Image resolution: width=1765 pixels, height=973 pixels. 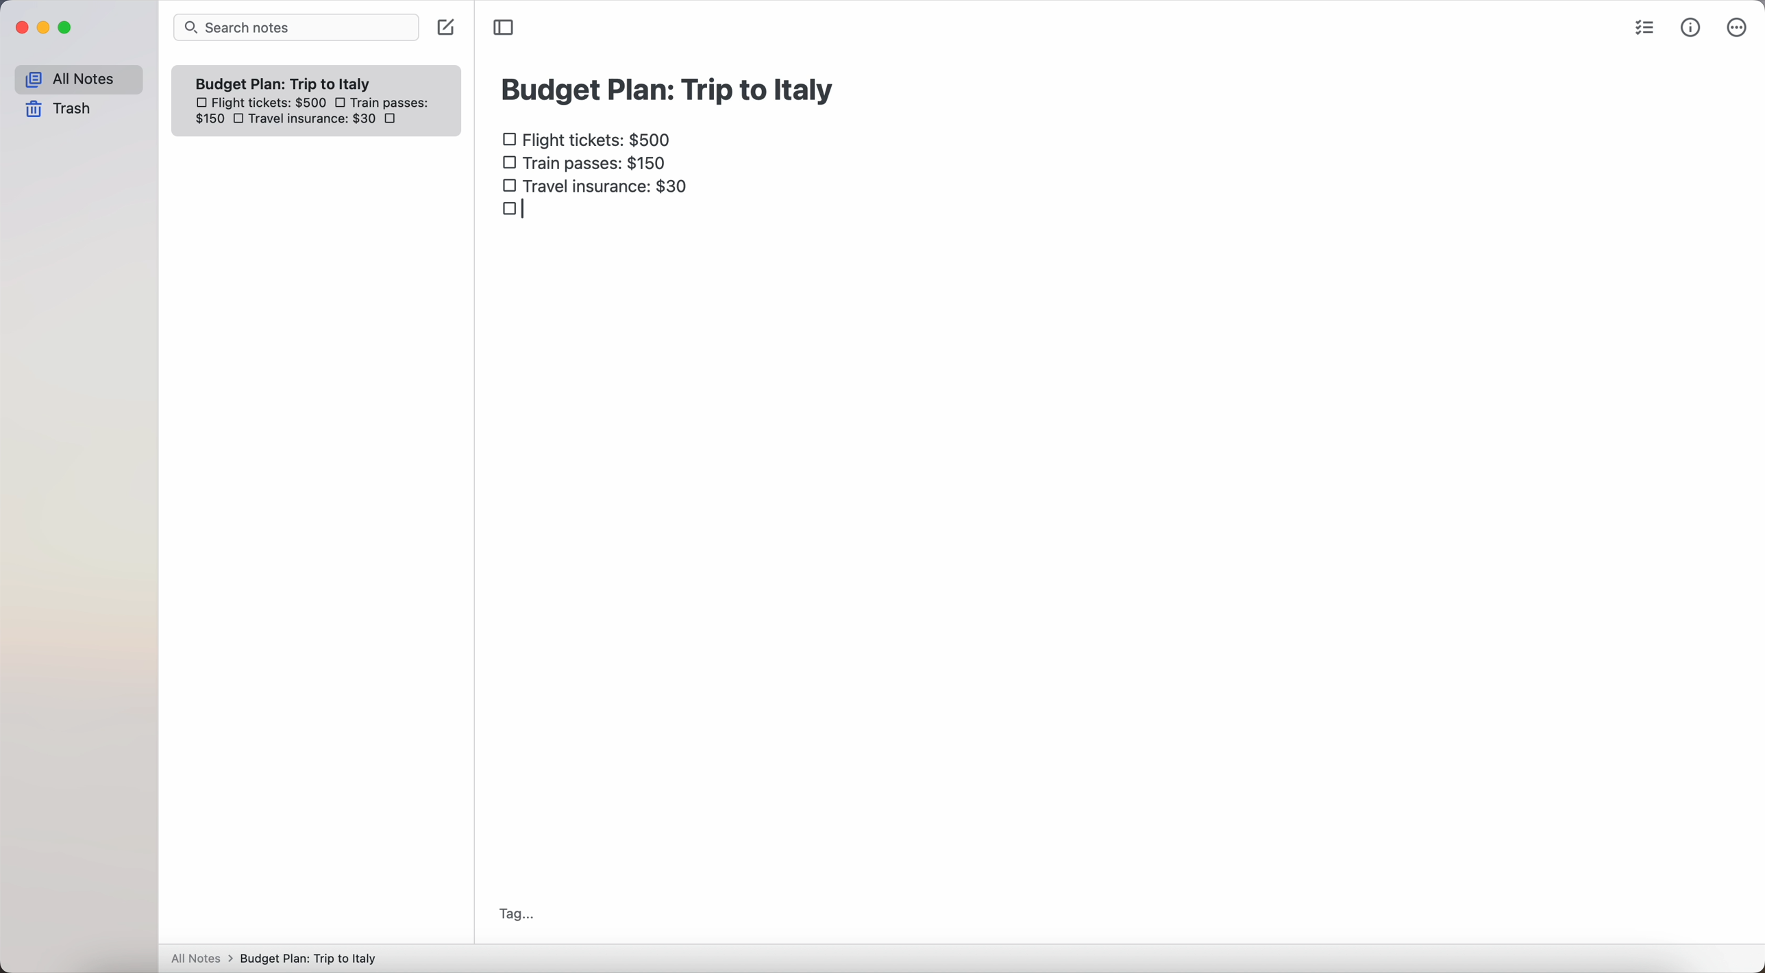 I want to click on train passes $150 checkbox, so click(x=586, y=166).